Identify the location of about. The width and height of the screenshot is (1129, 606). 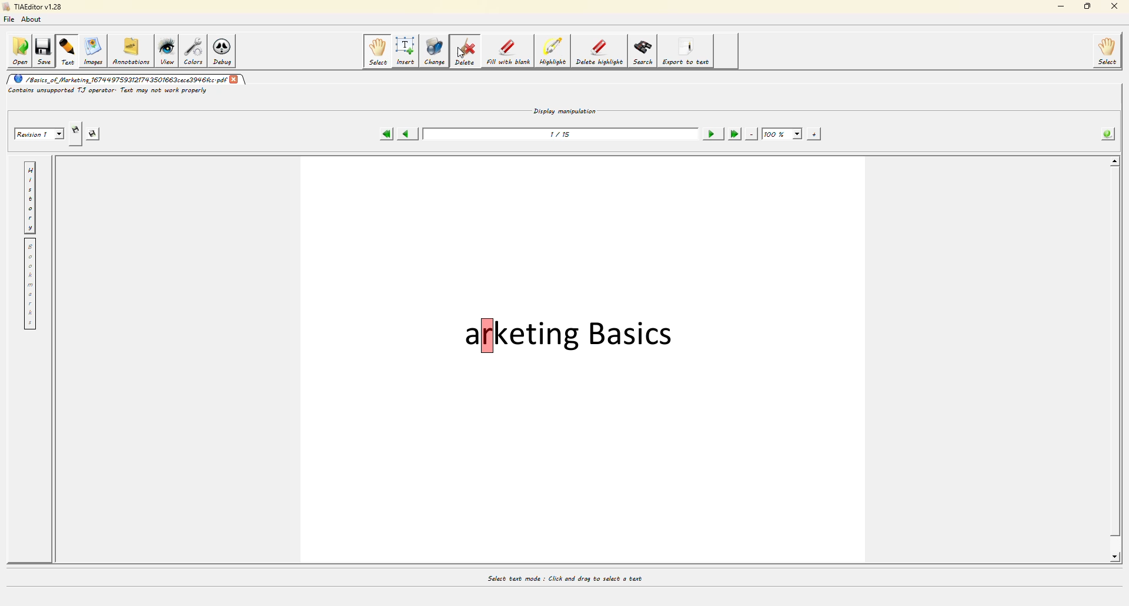
(34, 21).